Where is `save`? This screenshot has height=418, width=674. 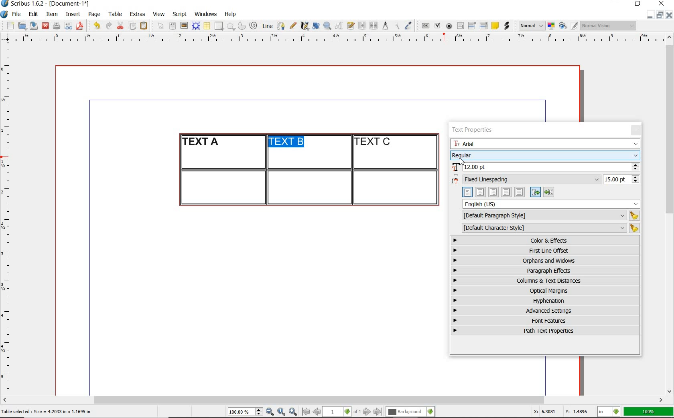 save is located at coordinates (32, 26).